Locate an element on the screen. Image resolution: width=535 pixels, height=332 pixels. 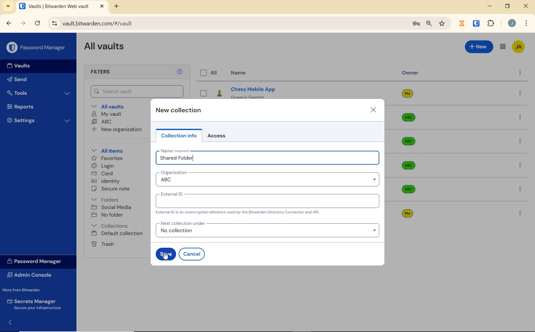
Owner Name is located at coordinates (408, 155).